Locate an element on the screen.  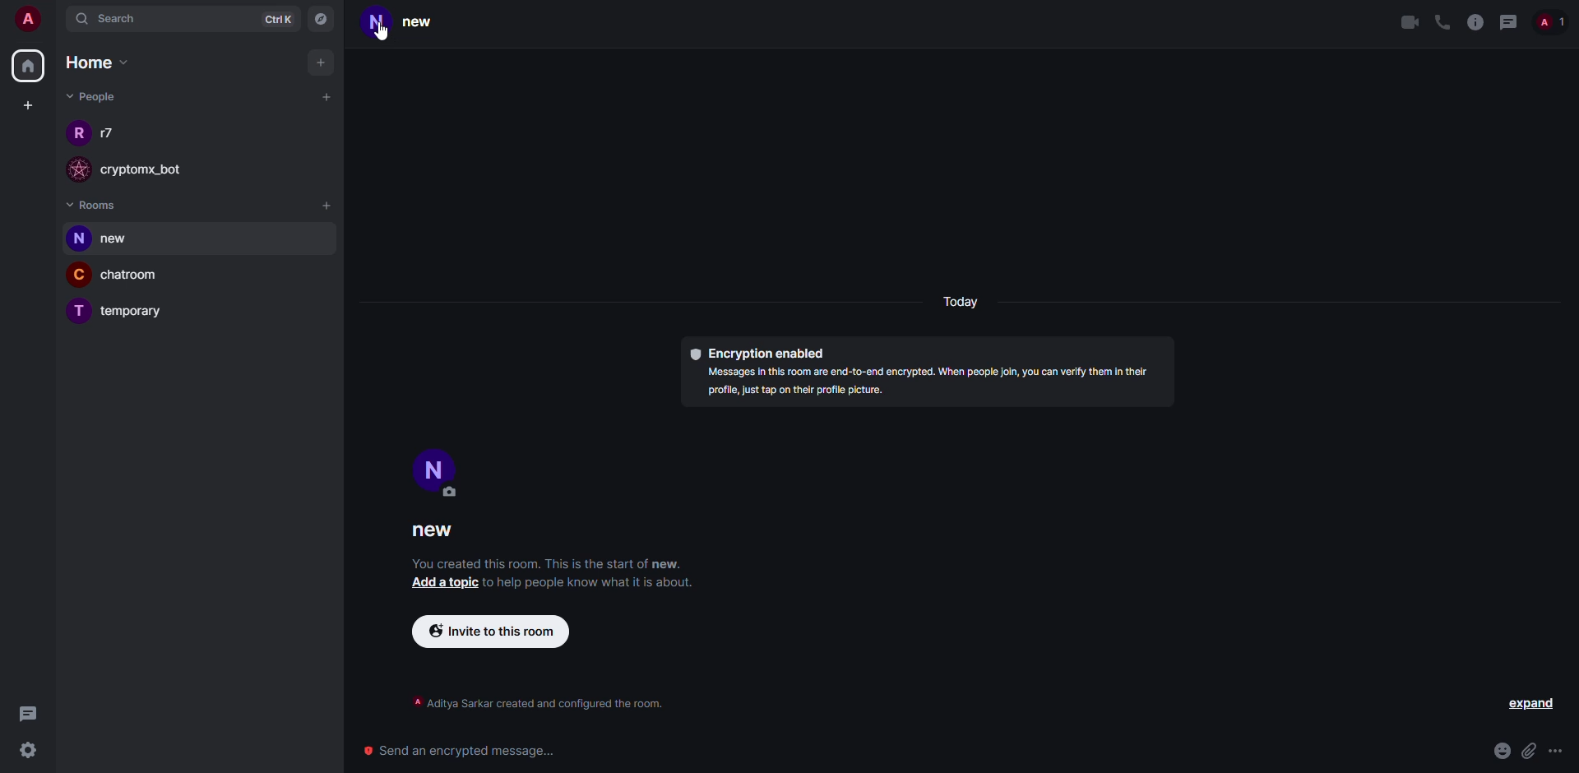
video call is located at coordinates (1408, 22).